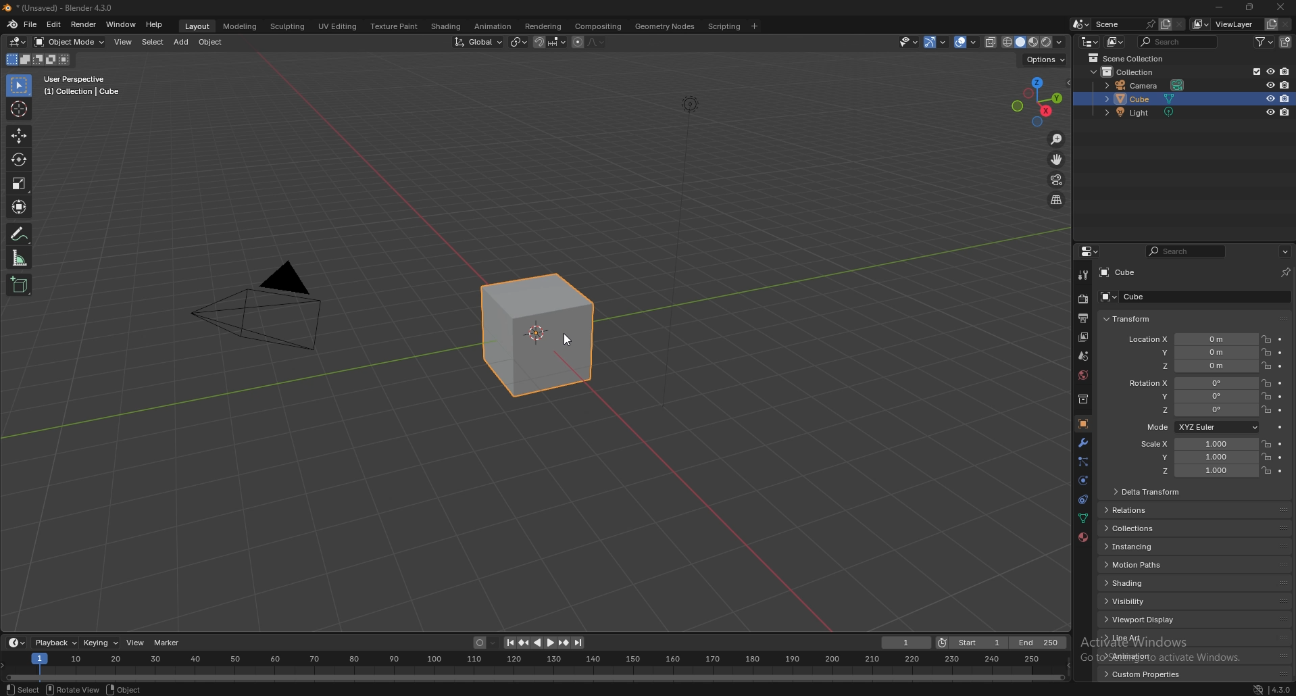  What do you see at coordinates (549, 42) in the screenshot?
I see `snapping` at bounding box center [549, 42].